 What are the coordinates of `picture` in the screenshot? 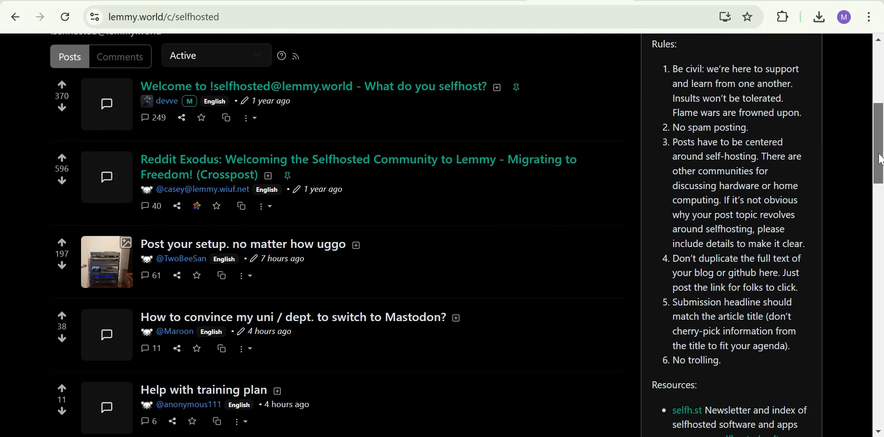 It's located at (190, 101).